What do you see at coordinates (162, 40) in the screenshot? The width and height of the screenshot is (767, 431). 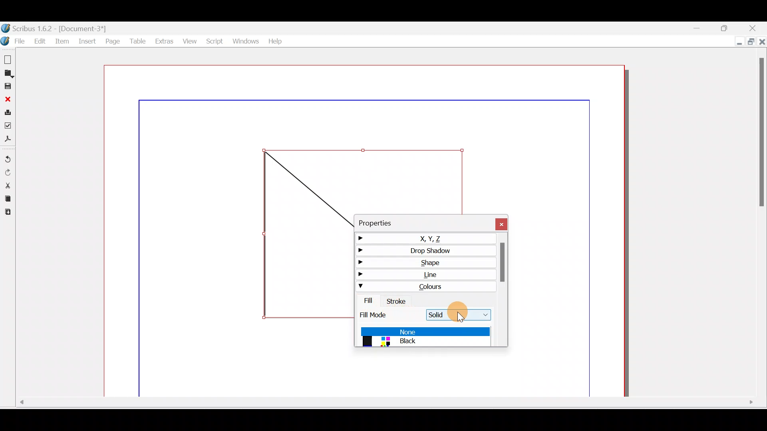 I see `Extras` at bounding box center [162, 40].